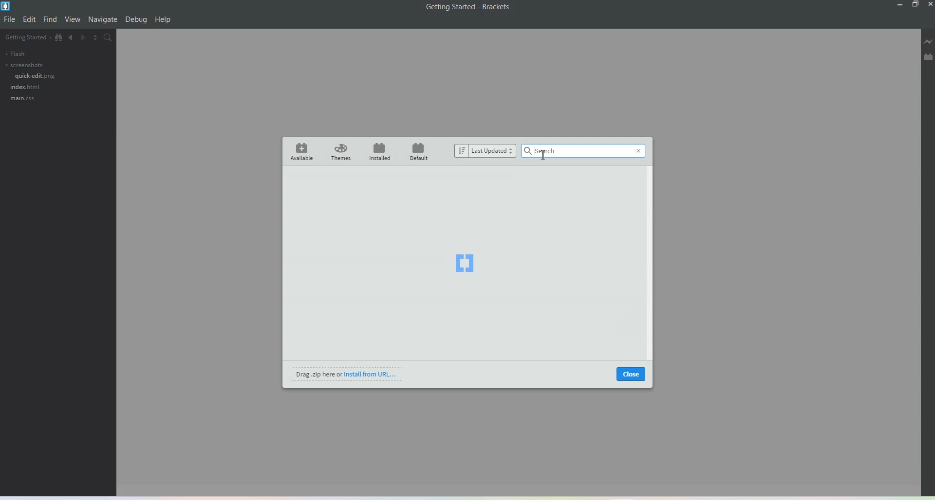  I want to click on Install from URL, so click(347, 374).